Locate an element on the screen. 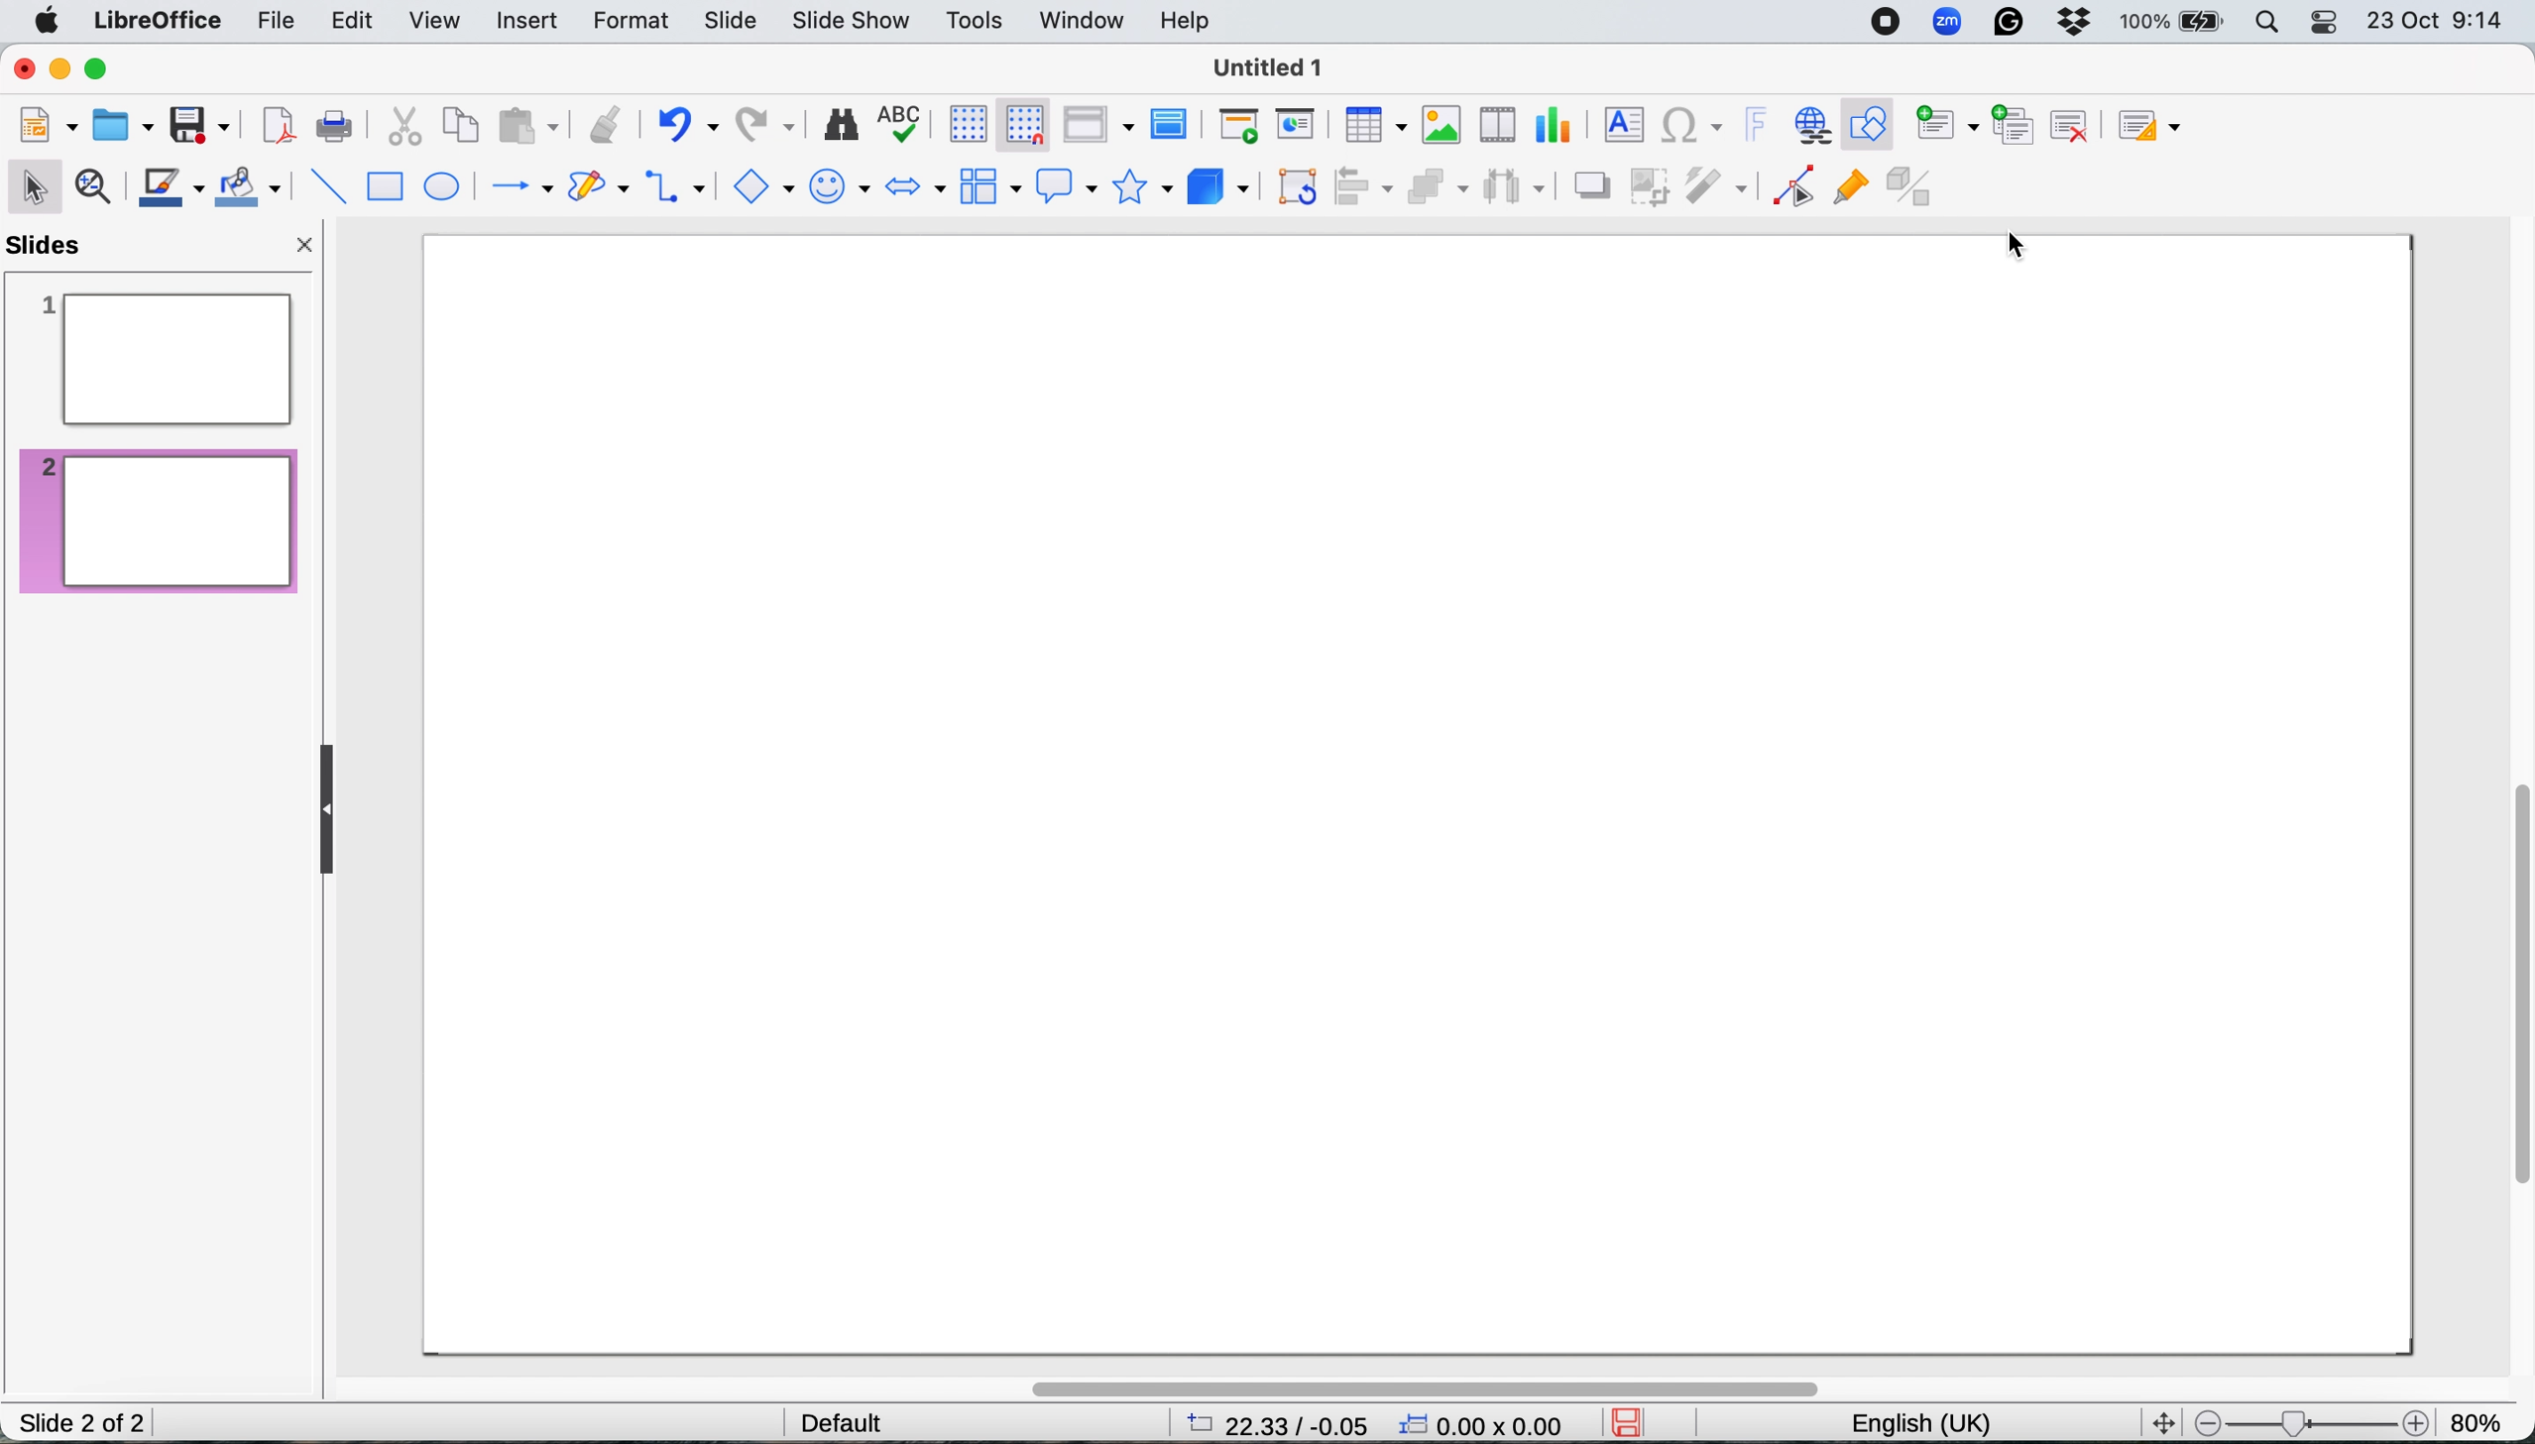  save is located at coordinates (1634, 1422).